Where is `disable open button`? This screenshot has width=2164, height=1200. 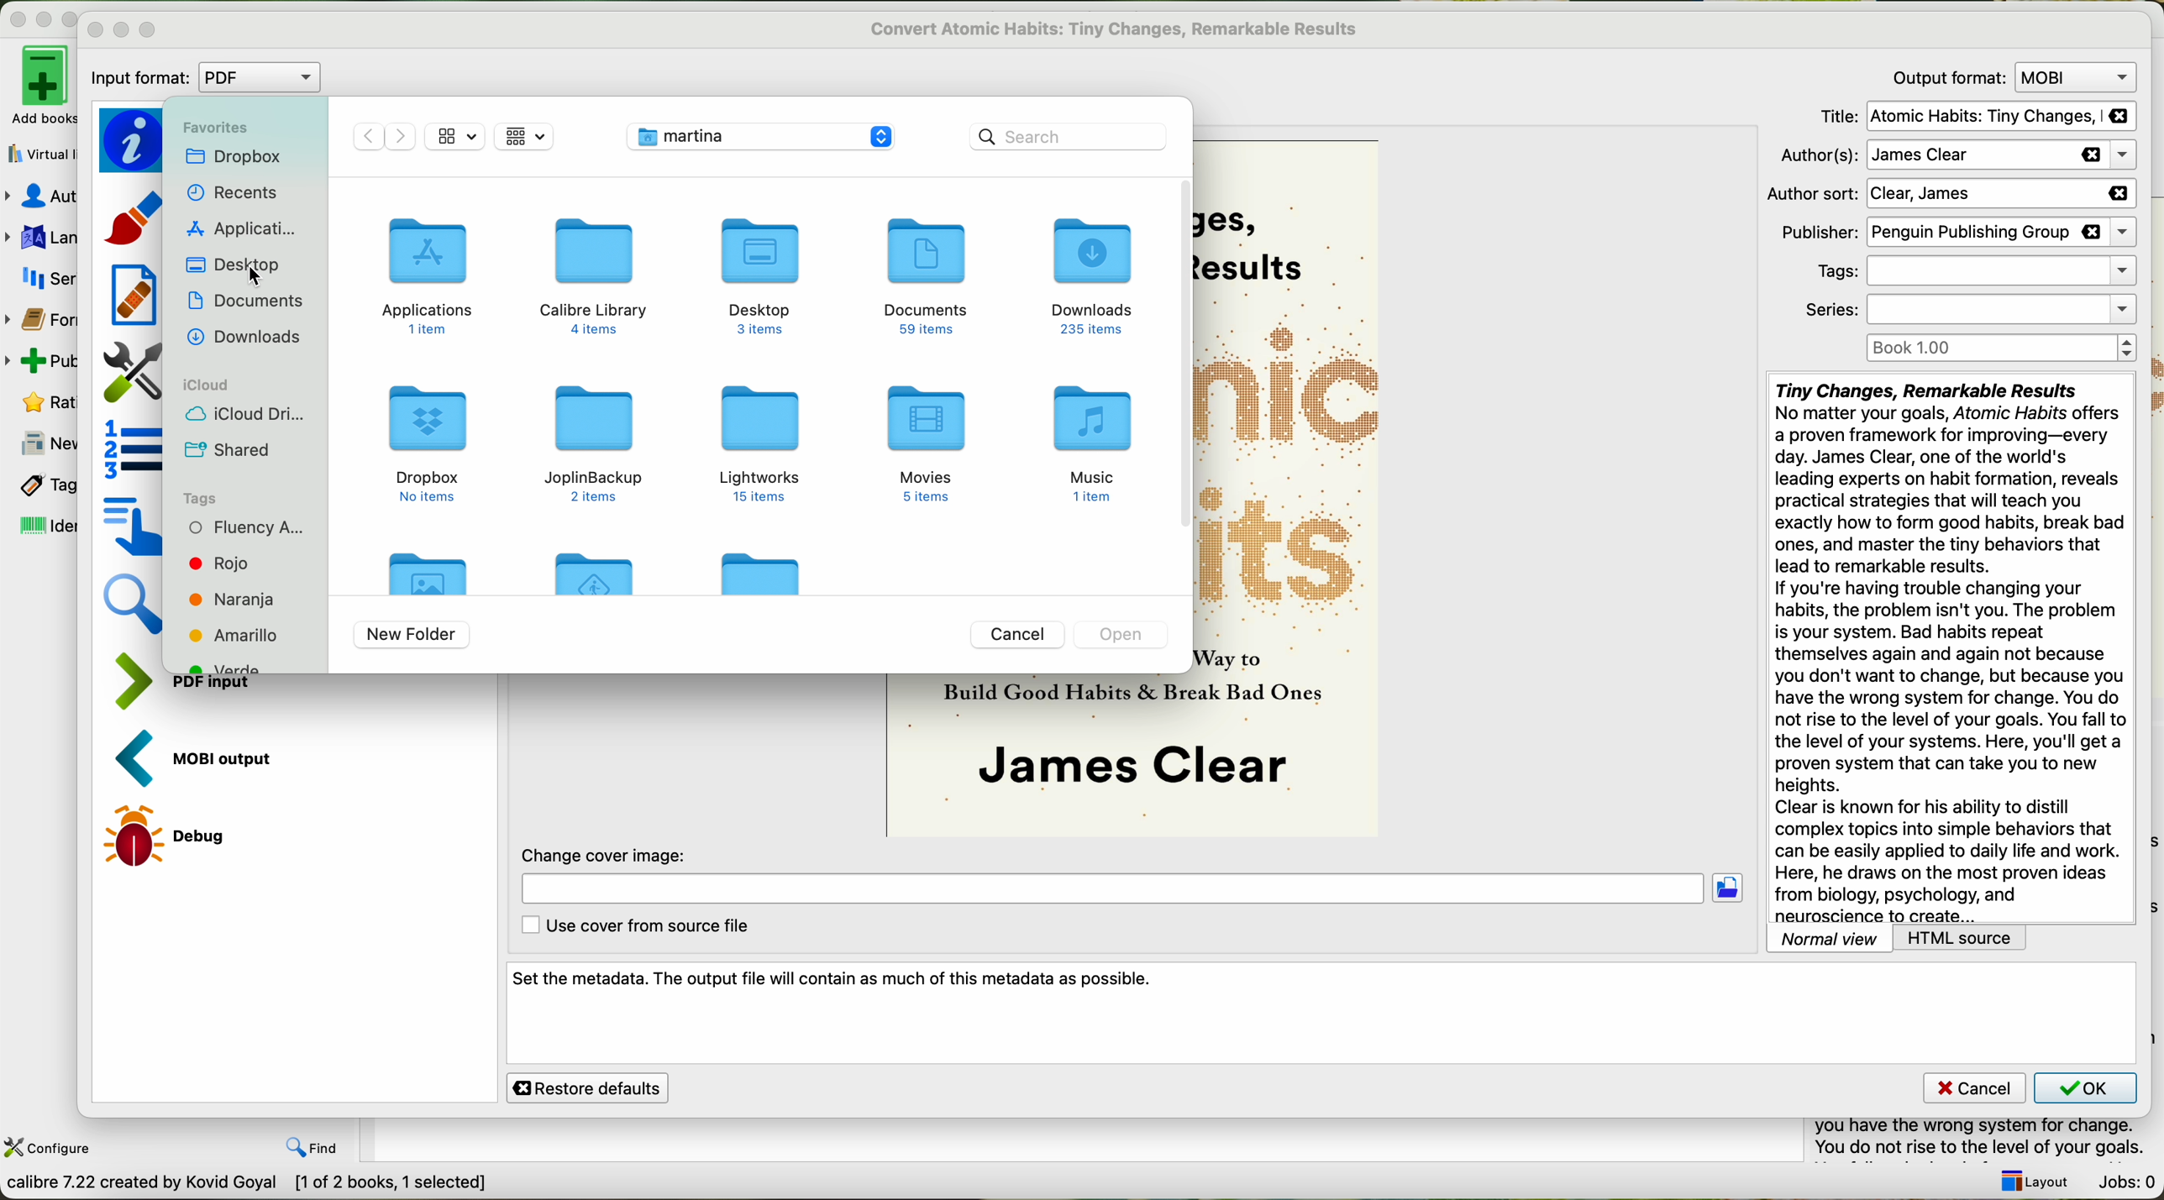 disable open button is located at coordinates (1124, 635).